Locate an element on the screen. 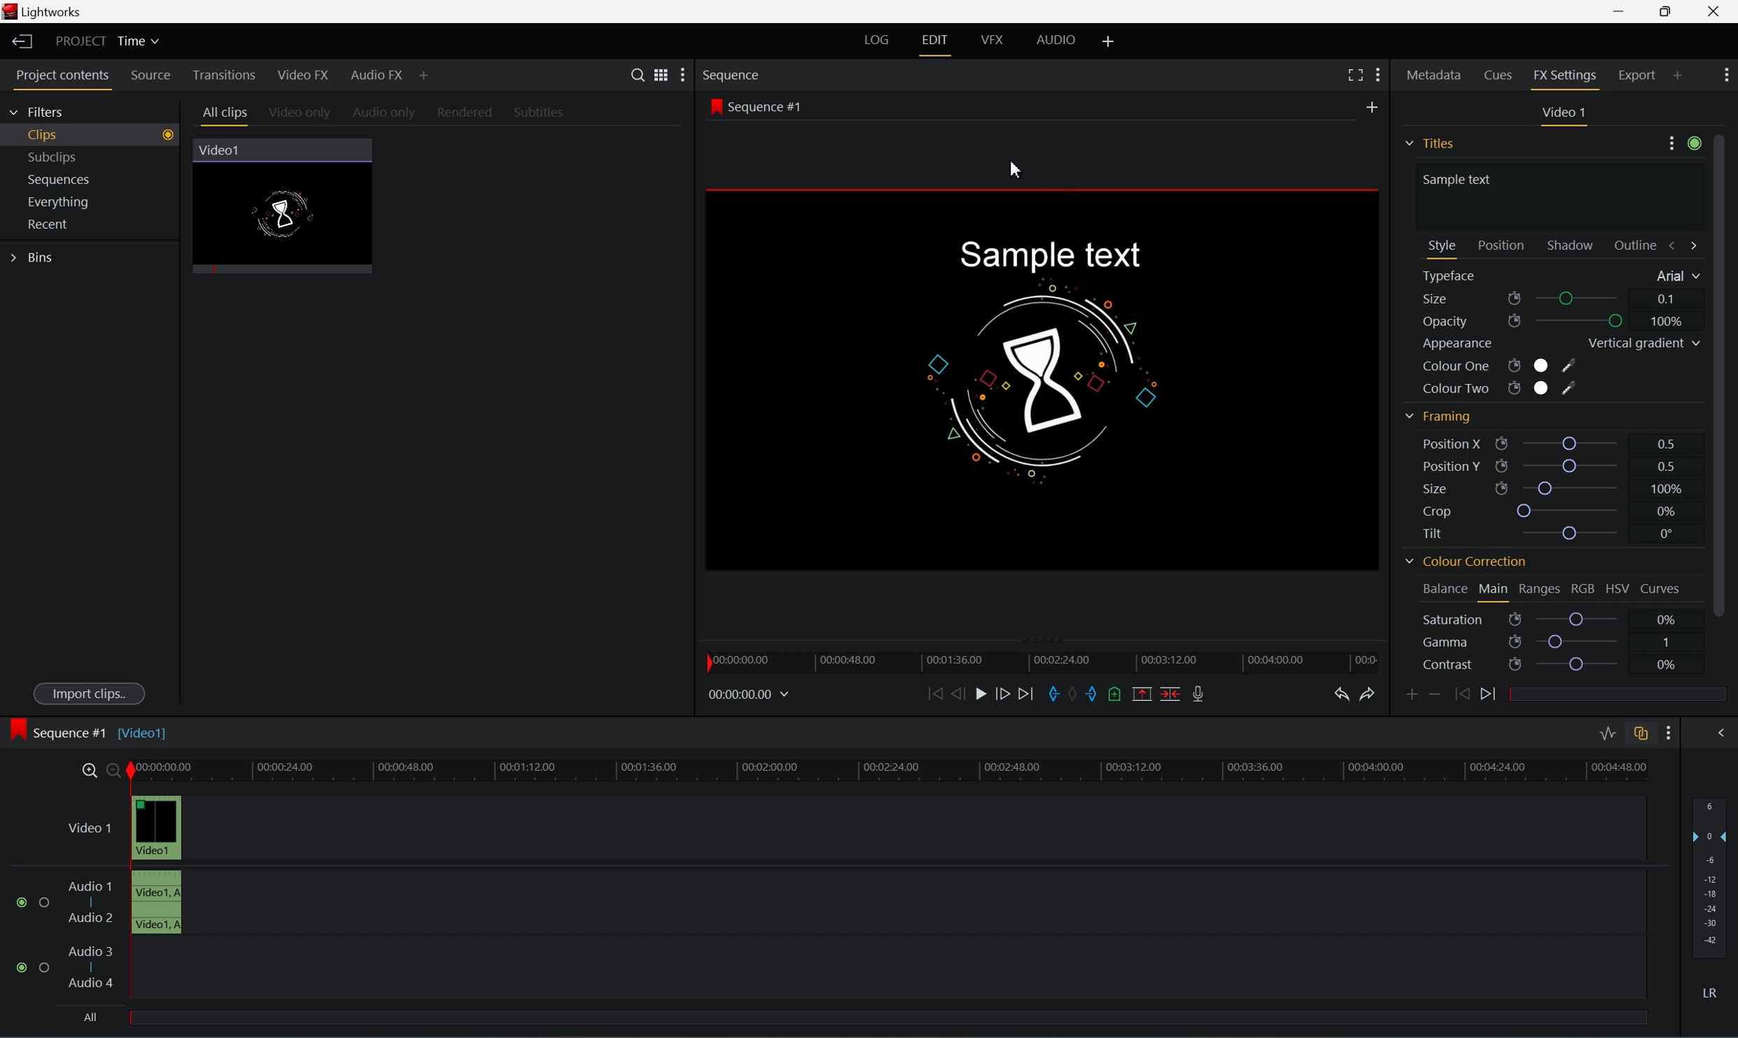  zoom in is located at coordinates (88, 770).